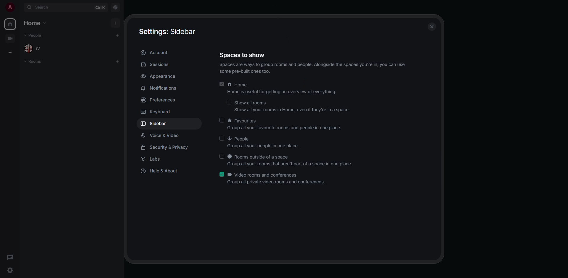 The width and height of the screenshot is (568, 278). Describe the element at coordinates (10, 7) in the screenshot. I see `profile` at that location.